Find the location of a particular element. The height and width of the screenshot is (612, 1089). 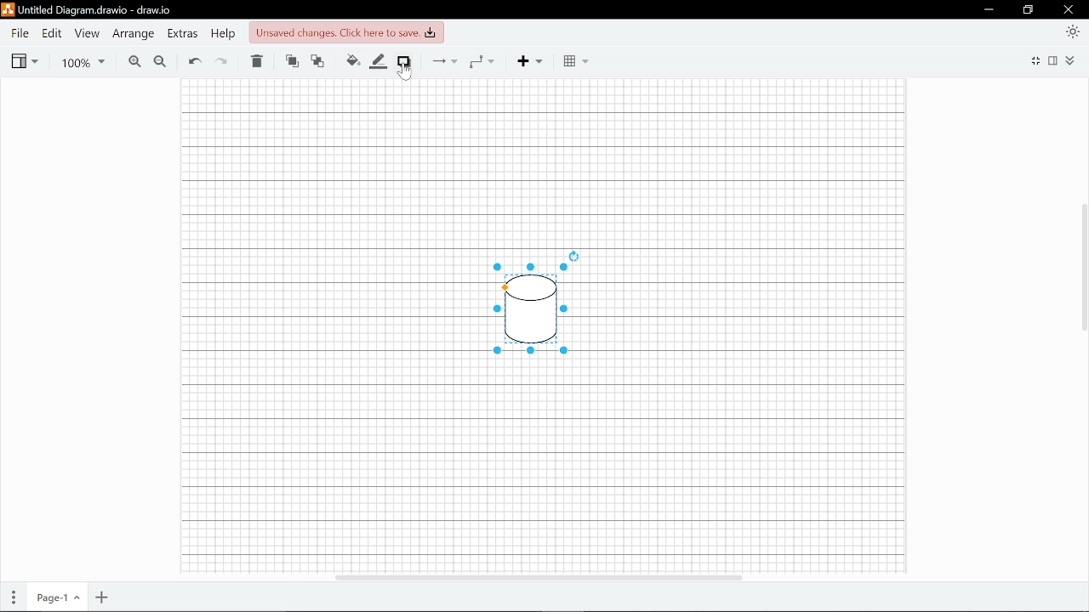

Edit is located at coordinates (53, 34).